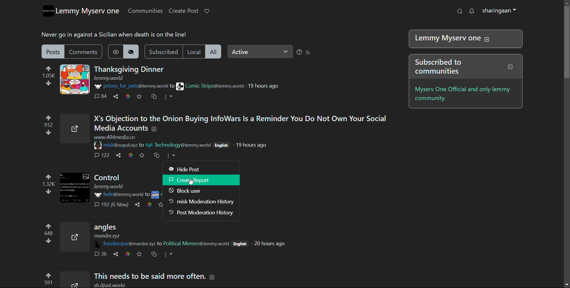 Image resolution: width=570 pixels, height=288 pixels. What do you see at coordinates (139, 254) in the screenshot?
I see `favorites` at bounding box center [139, 254].